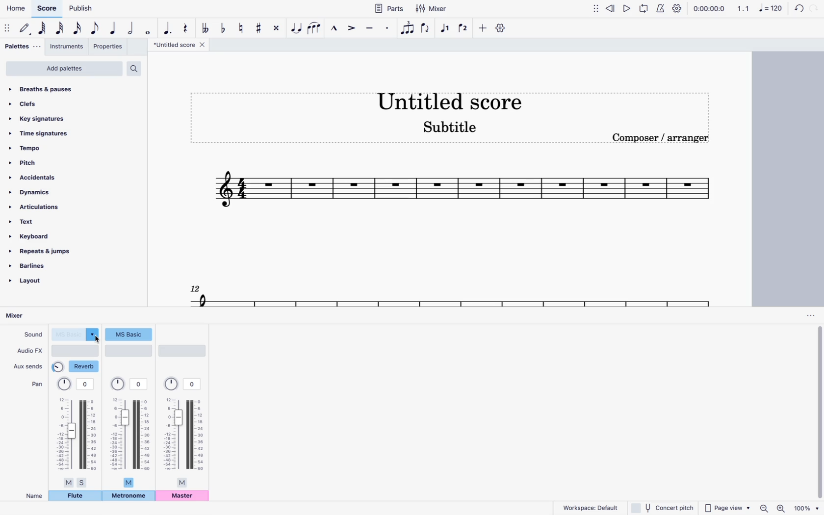 The width and height of the screenshot is (824, 515). Describe the element at coordinates (77, 366) in the screenshot. I see `reverb` at that location.